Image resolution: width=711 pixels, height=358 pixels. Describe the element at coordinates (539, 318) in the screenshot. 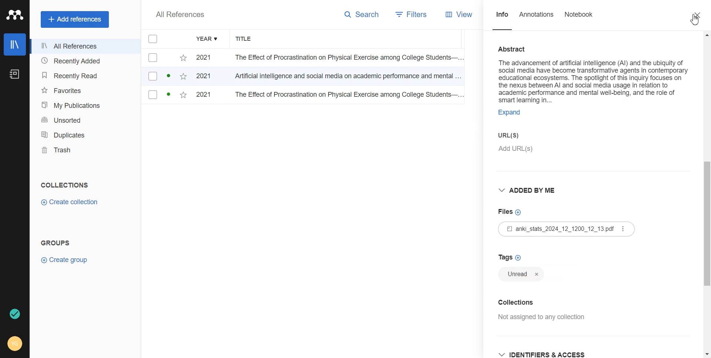

I see `Not assigned any collection` at that location.